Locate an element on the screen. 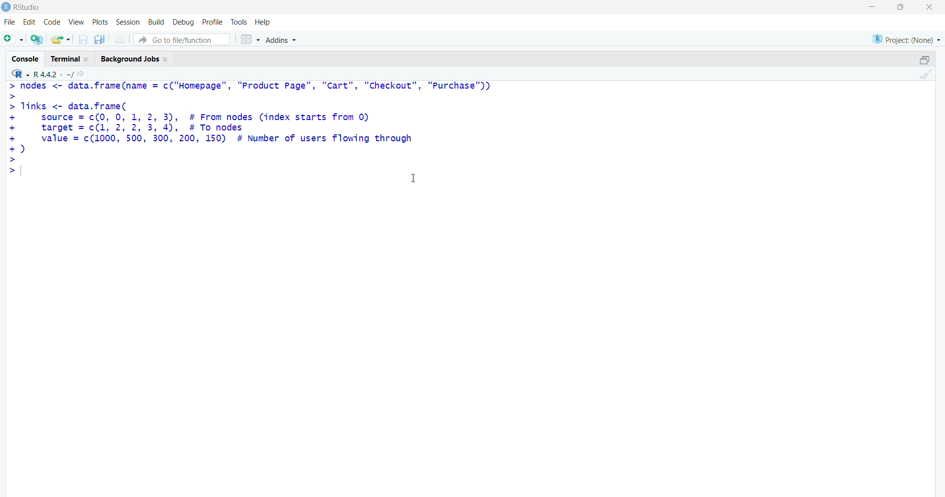  profile is located at coordinates (212, 21).